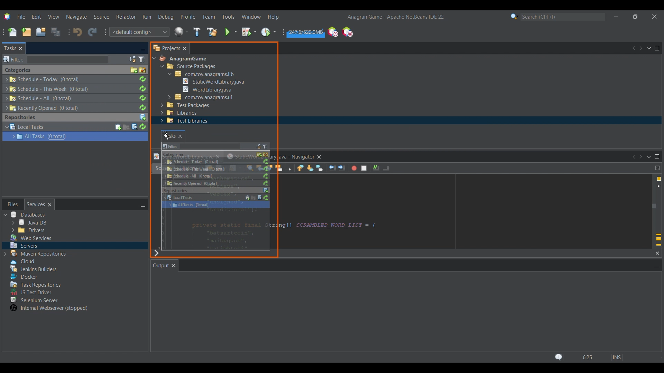 The height and width of the screenshot is (373, 664). Describe the element at coordinates (657, 254) in the screenshot. I see `Close` at that location.